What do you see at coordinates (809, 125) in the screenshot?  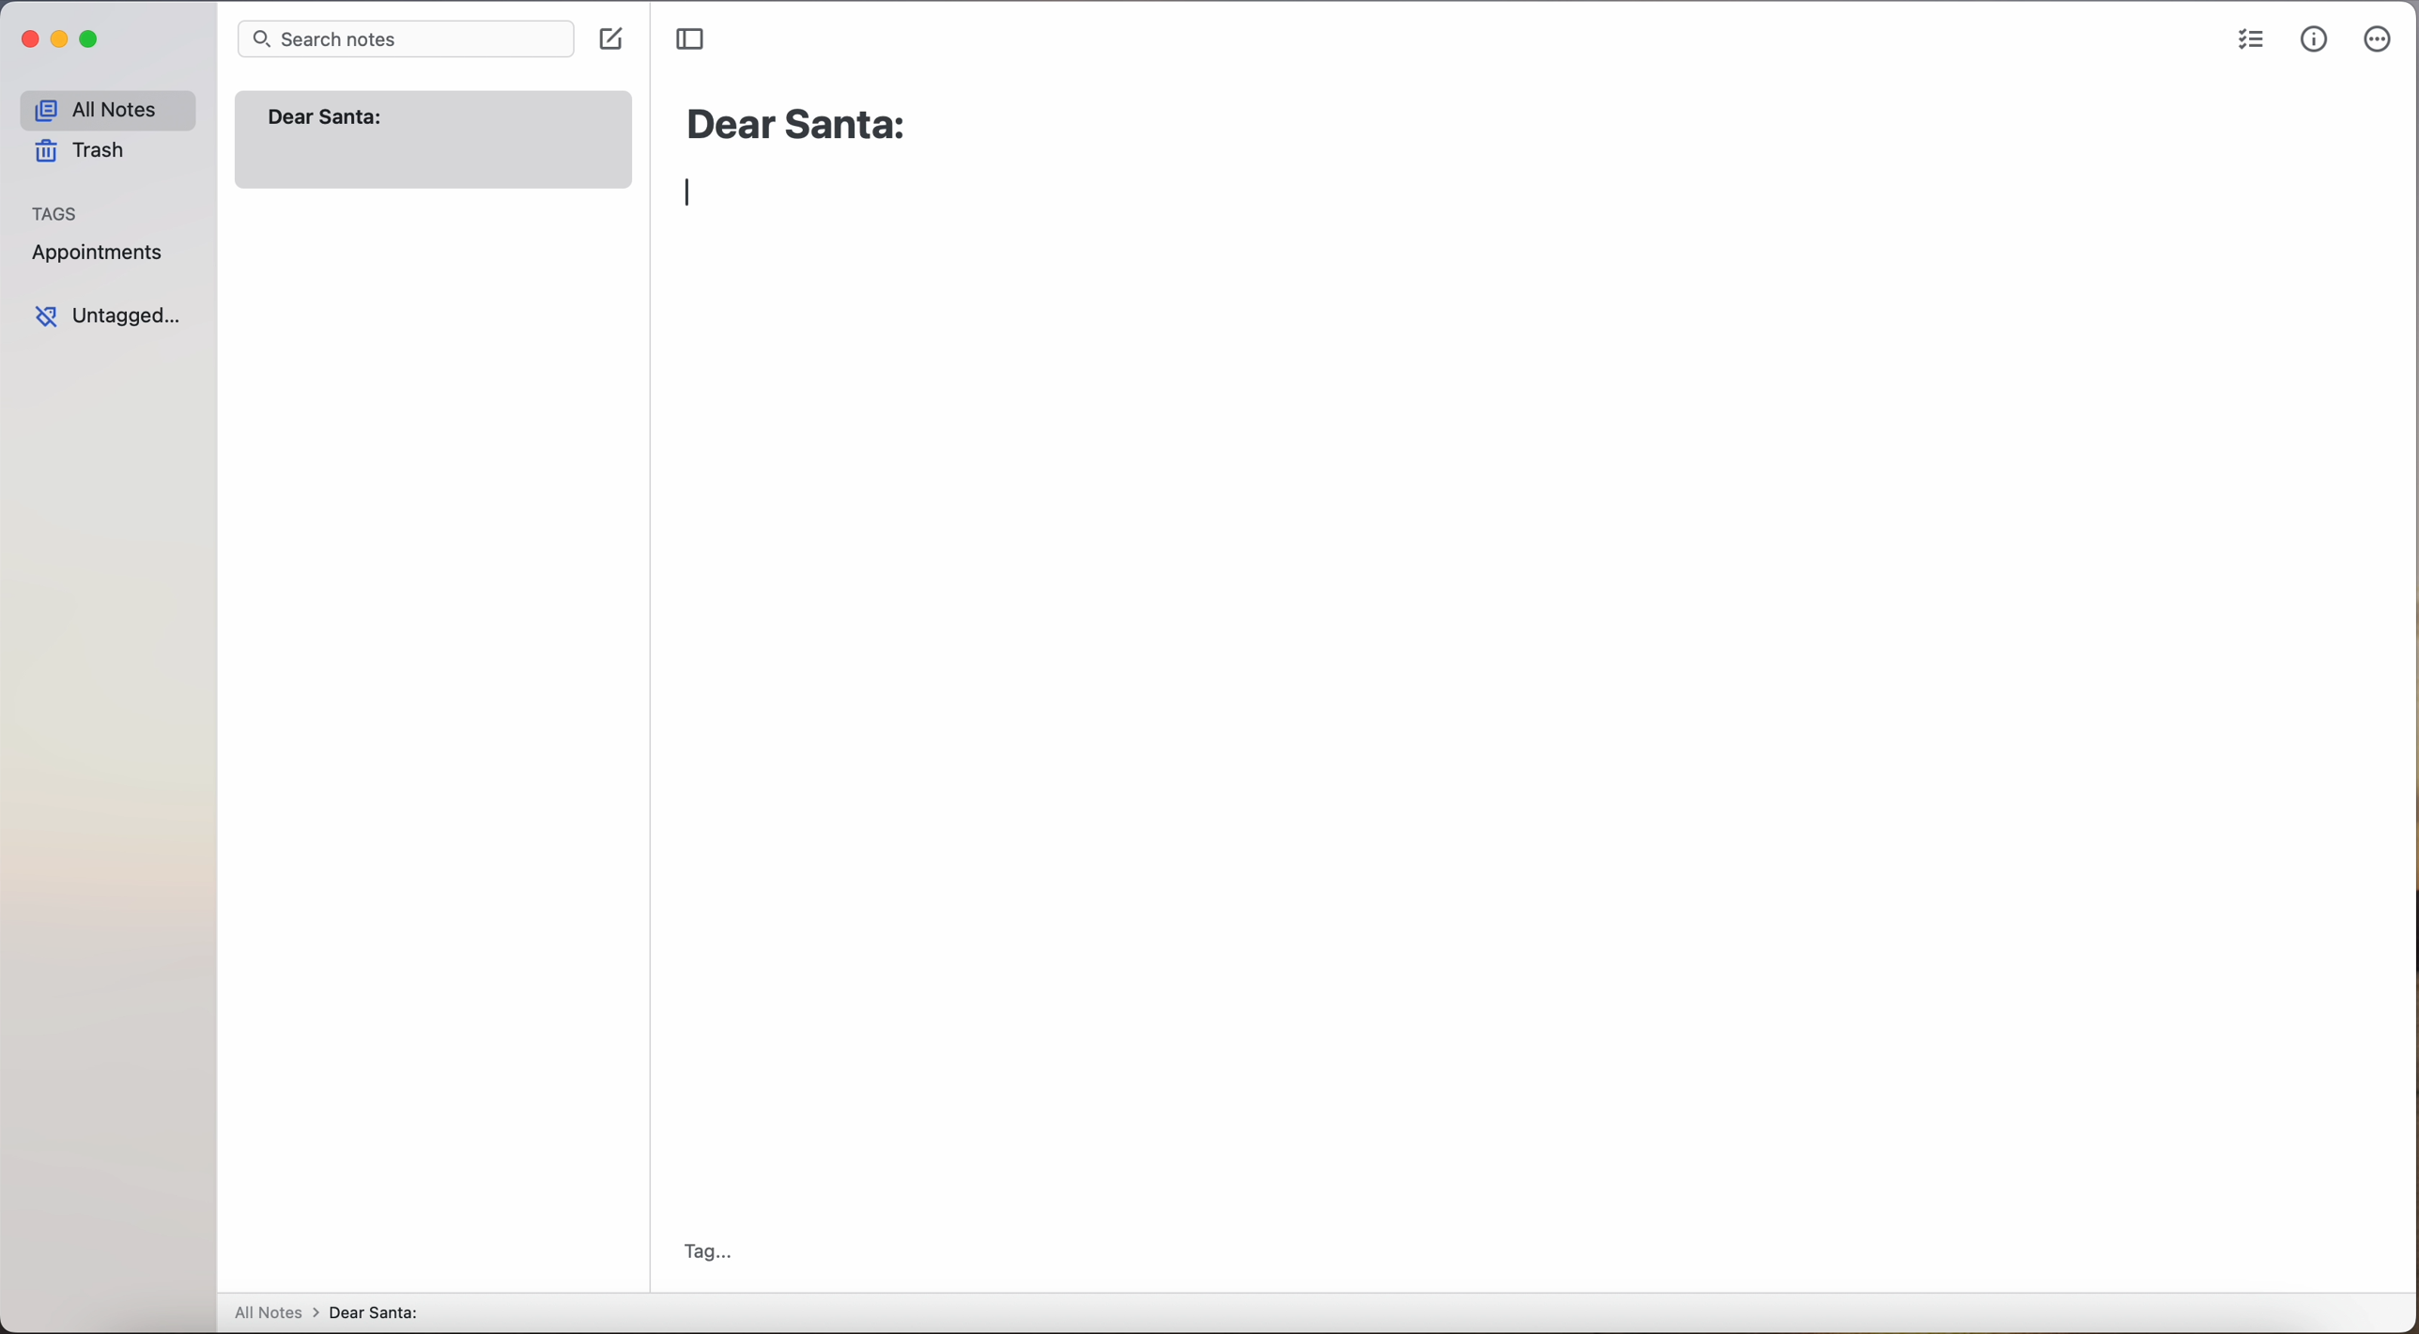 I see `Dear Santa:` at bounding box center [809, 125].